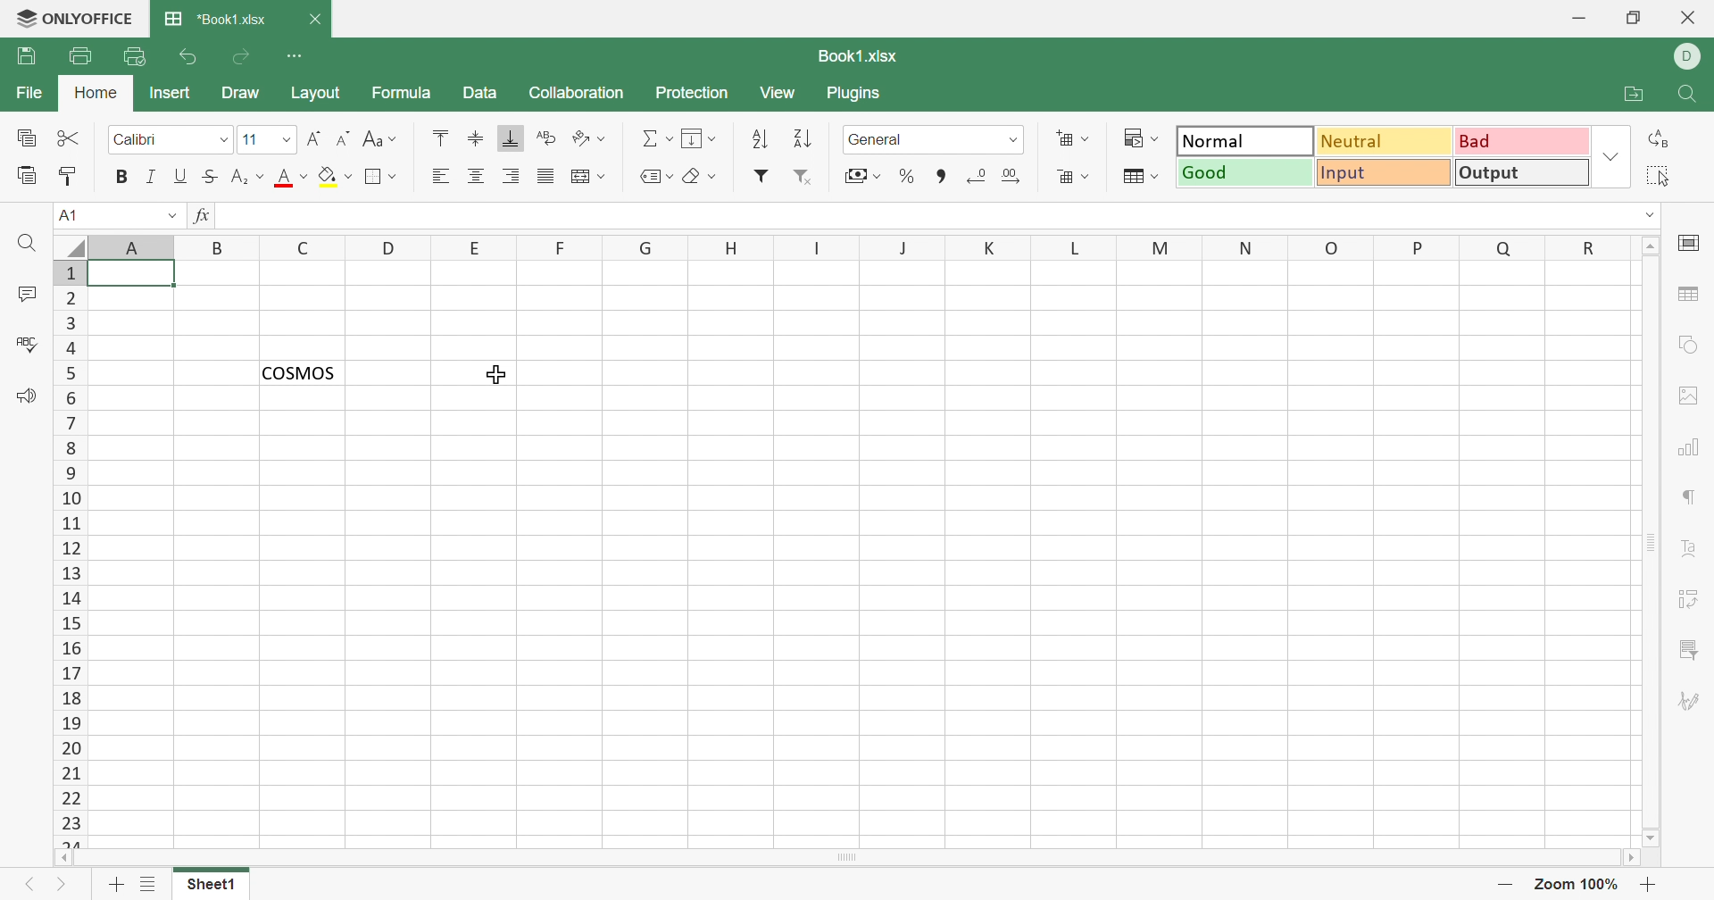 This screenshot has width=1714, height=900. I want to click on Scroll up, so click(1651, 245).